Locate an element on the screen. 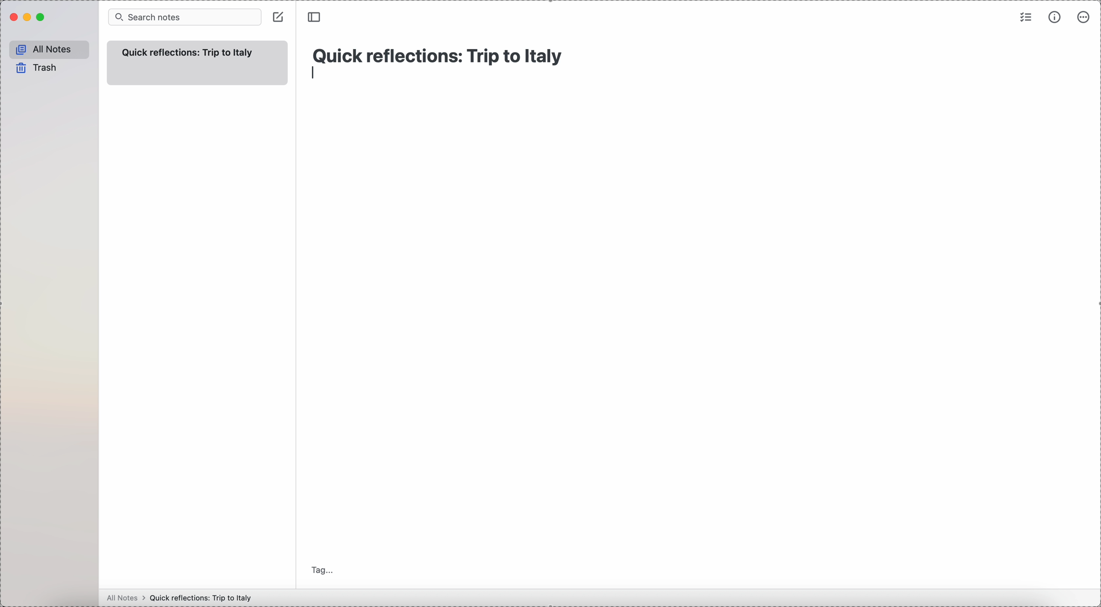 The width and height of the screenshot is (1101, 607). all notes is located at coordinates (123, 598).